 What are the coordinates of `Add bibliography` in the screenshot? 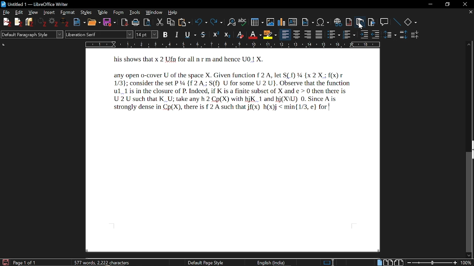 It's located at (30, 22).